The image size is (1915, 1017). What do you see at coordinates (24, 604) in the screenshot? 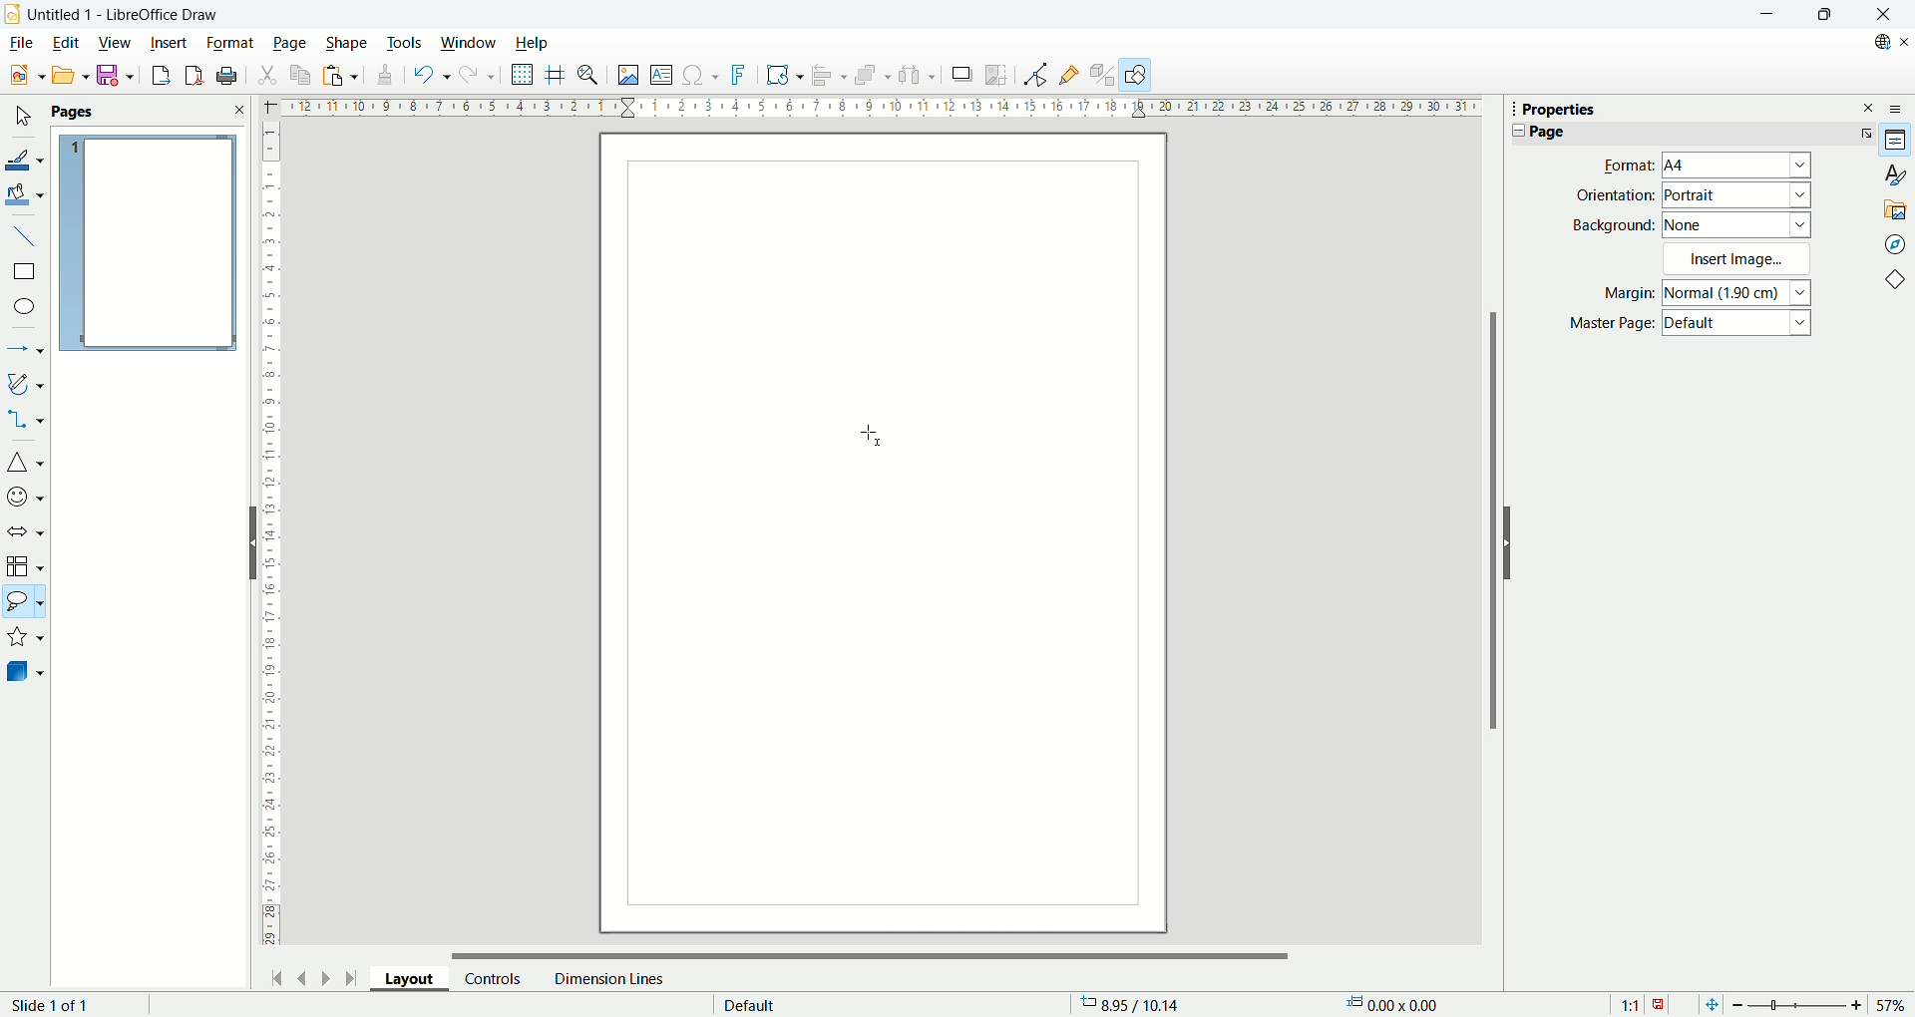
I see `callout shapes` at bounding box center [24, 604].